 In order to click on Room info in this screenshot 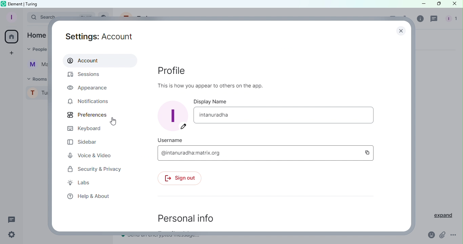, I will do `click(421, 20)`.